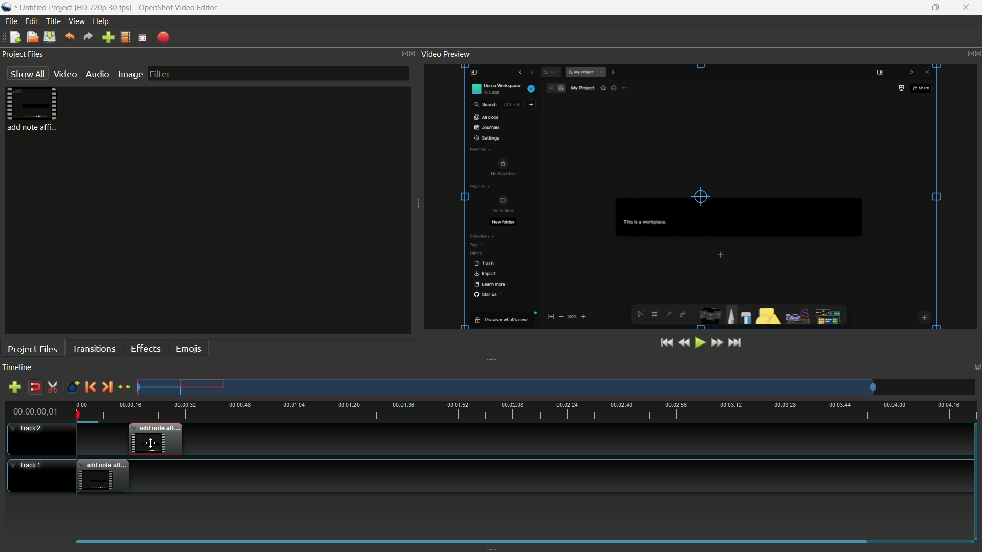 This screenshot has height=552, width=982. What do you see at coordinates (145, 349) in the screenshot?
I see `effects` at bounding box center [145, 349].